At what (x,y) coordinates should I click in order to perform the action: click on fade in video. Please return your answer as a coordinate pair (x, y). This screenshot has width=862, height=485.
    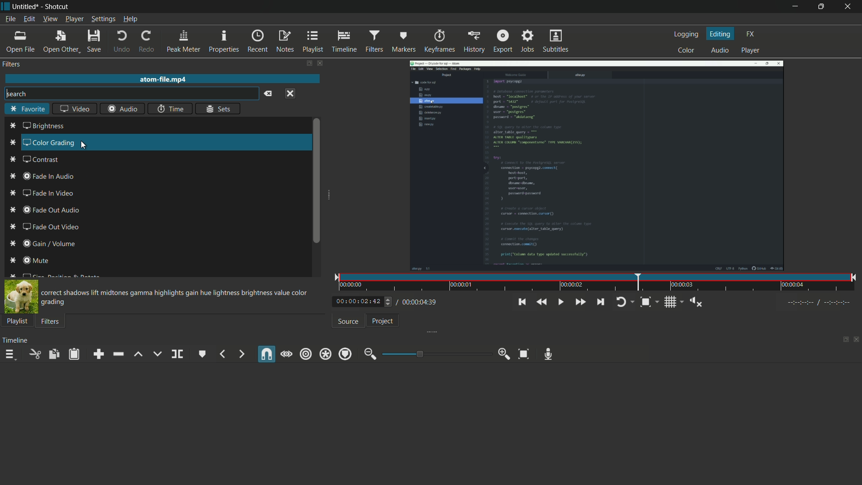
    Looking at the image, I should click on (48, 194).